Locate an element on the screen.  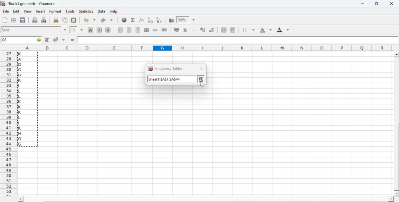
format selection as accounting is located at coordinates (176, 30).